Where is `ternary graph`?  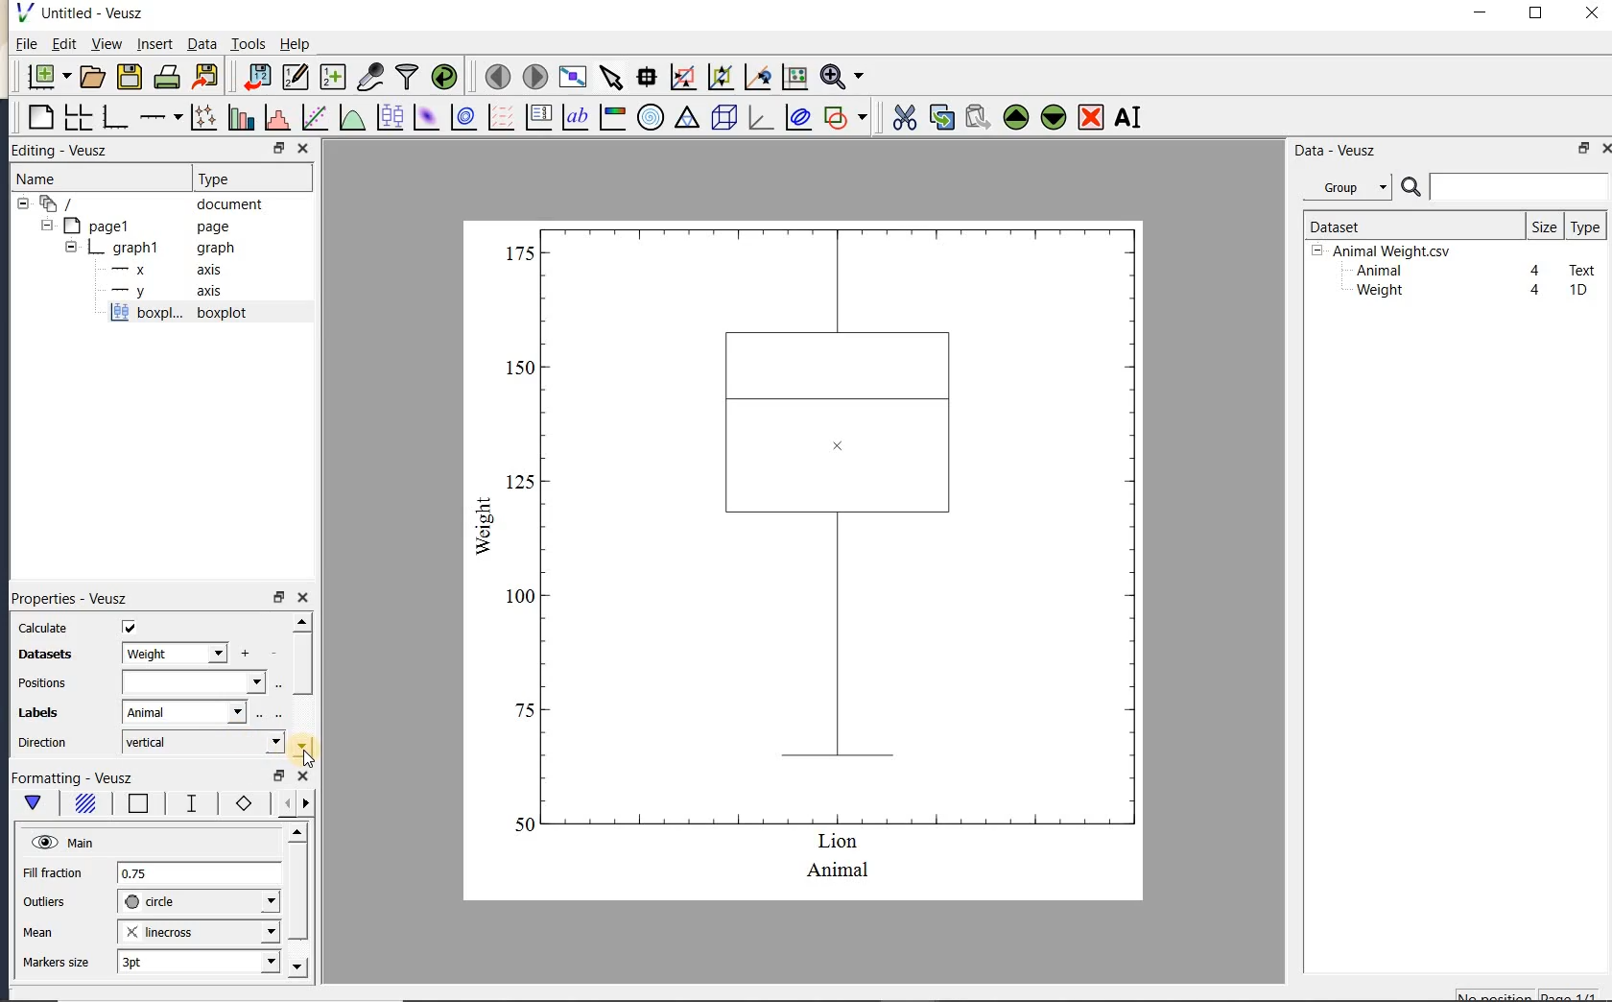 ternary graph is located at coordinates (686, 120).